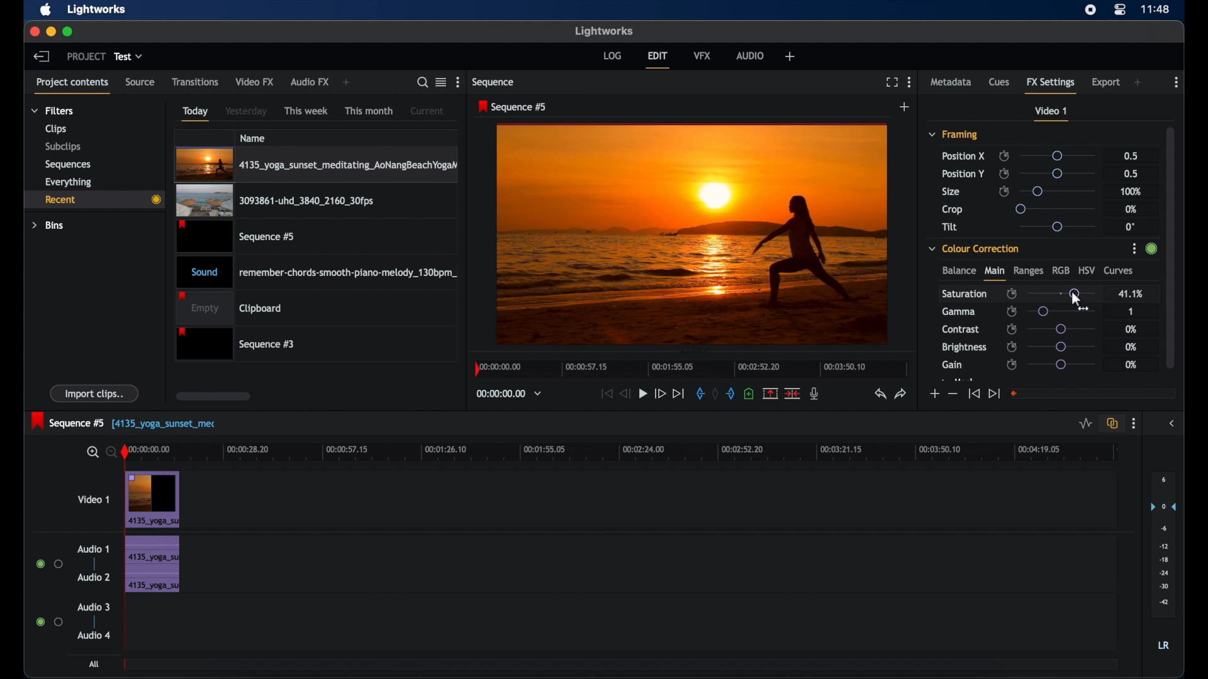  What do you see at coordinates (958, 271) in the screenshot?
I see `balance` at bounding box center [958, 271].